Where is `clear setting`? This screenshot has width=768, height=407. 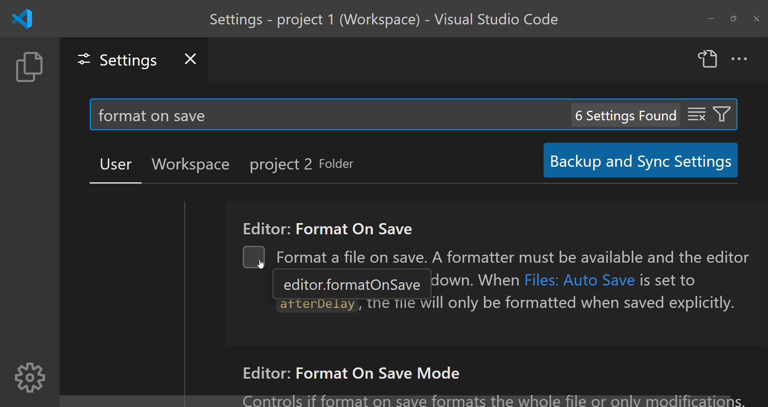
clear setting is located at coordinates (694, 113).